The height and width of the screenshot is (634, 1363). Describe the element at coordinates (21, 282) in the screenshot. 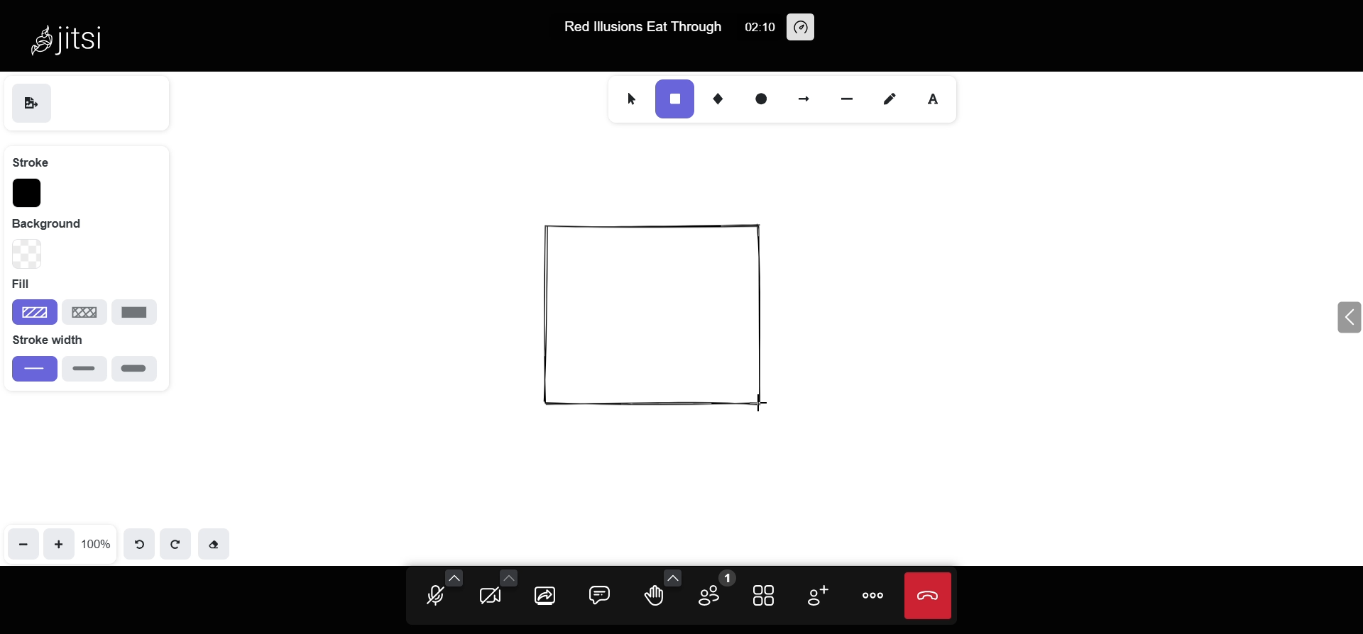

I see `fill` at that location.